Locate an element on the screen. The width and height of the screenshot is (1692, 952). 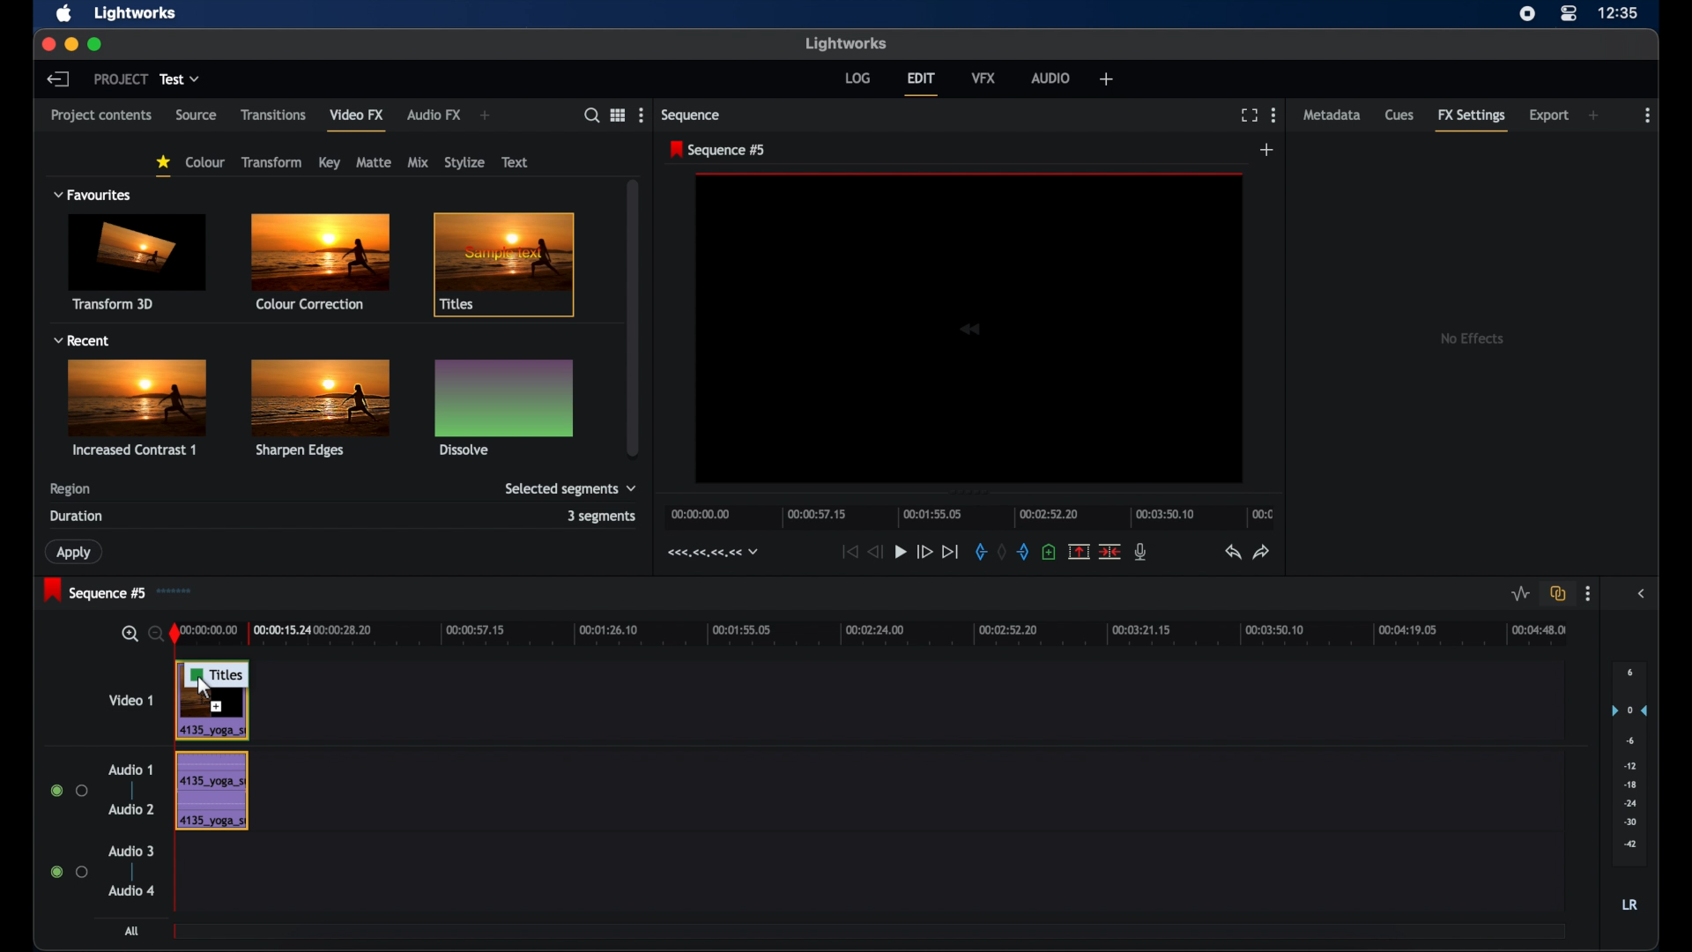
maximize is located at coordinates (97, 45).